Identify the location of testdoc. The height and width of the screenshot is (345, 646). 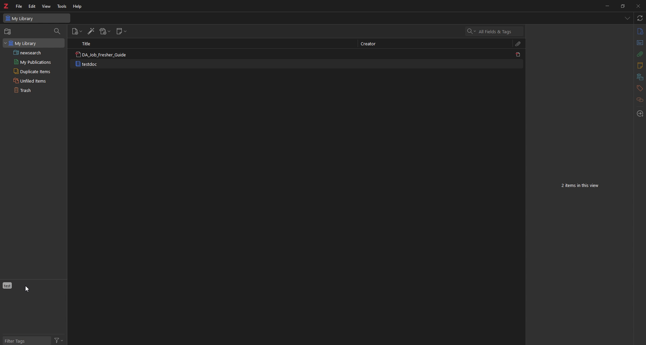
(87, 64).